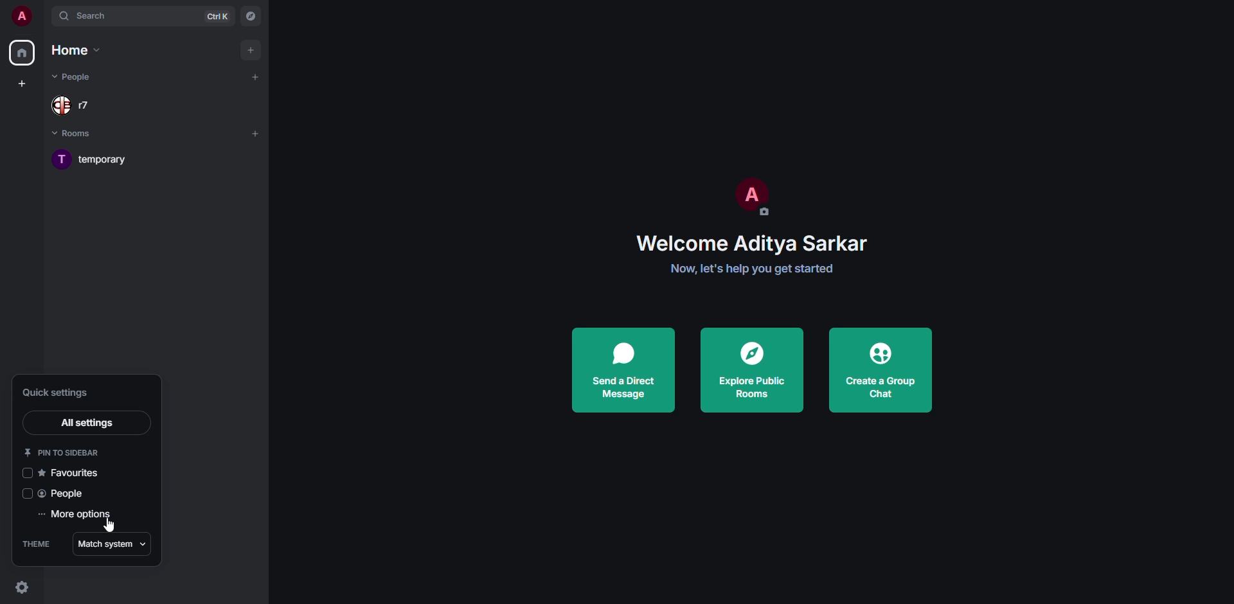  I want to click on people, so click(75, 107).